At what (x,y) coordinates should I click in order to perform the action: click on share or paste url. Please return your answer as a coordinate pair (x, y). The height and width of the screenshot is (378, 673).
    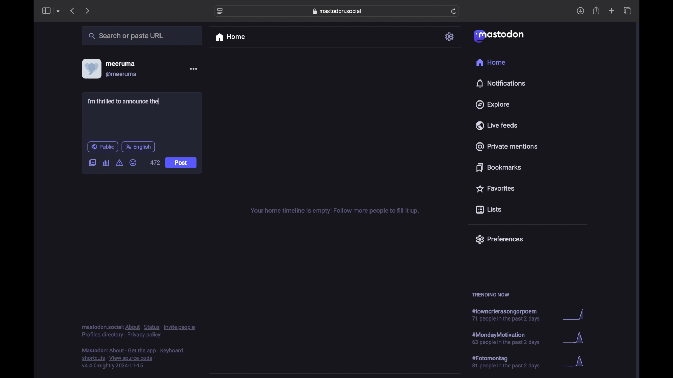
    Looking at the image, I should click on (126, 36).